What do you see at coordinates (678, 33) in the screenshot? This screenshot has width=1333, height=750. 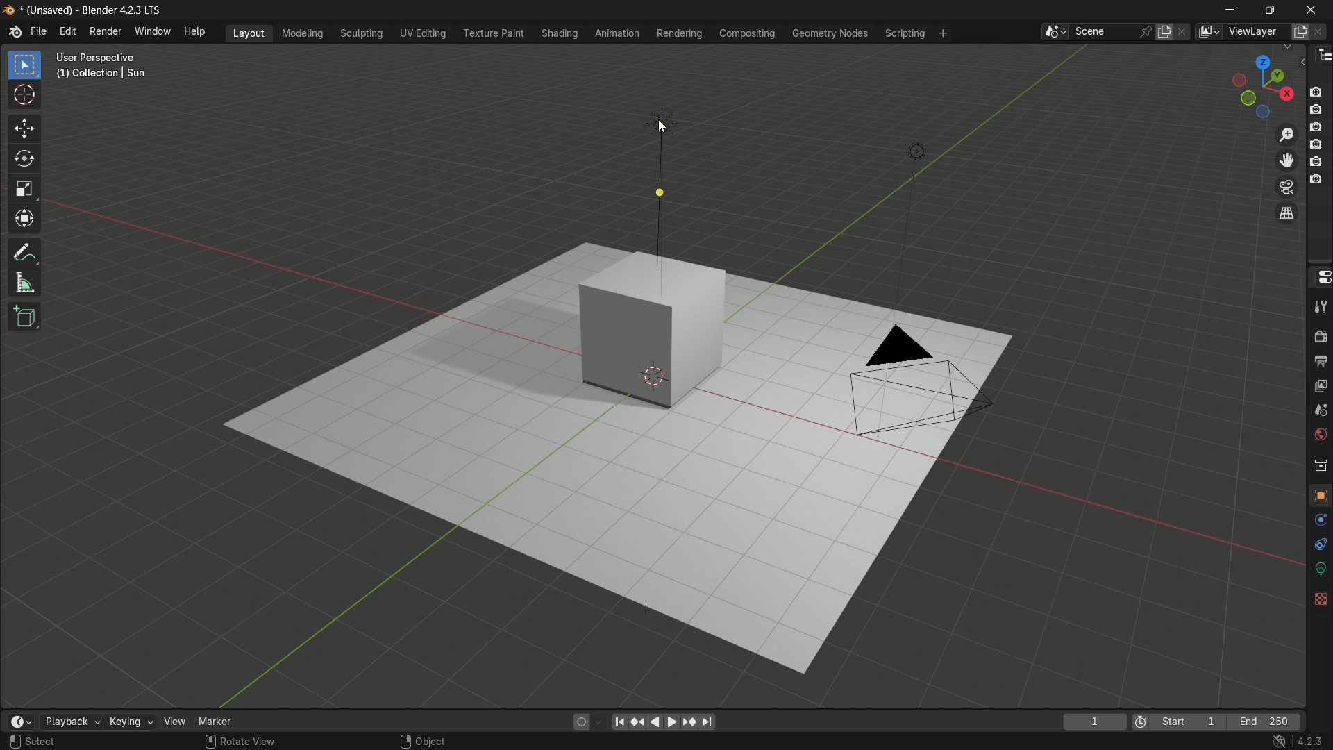 I see `rendering` at bounding box center [678, 33].